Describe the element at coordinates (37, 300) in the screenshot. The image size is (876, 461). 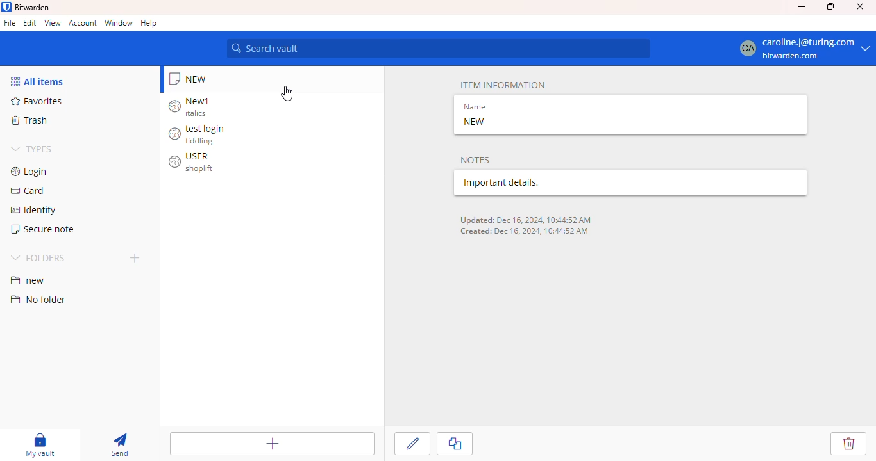
I see `no folder` at that location.